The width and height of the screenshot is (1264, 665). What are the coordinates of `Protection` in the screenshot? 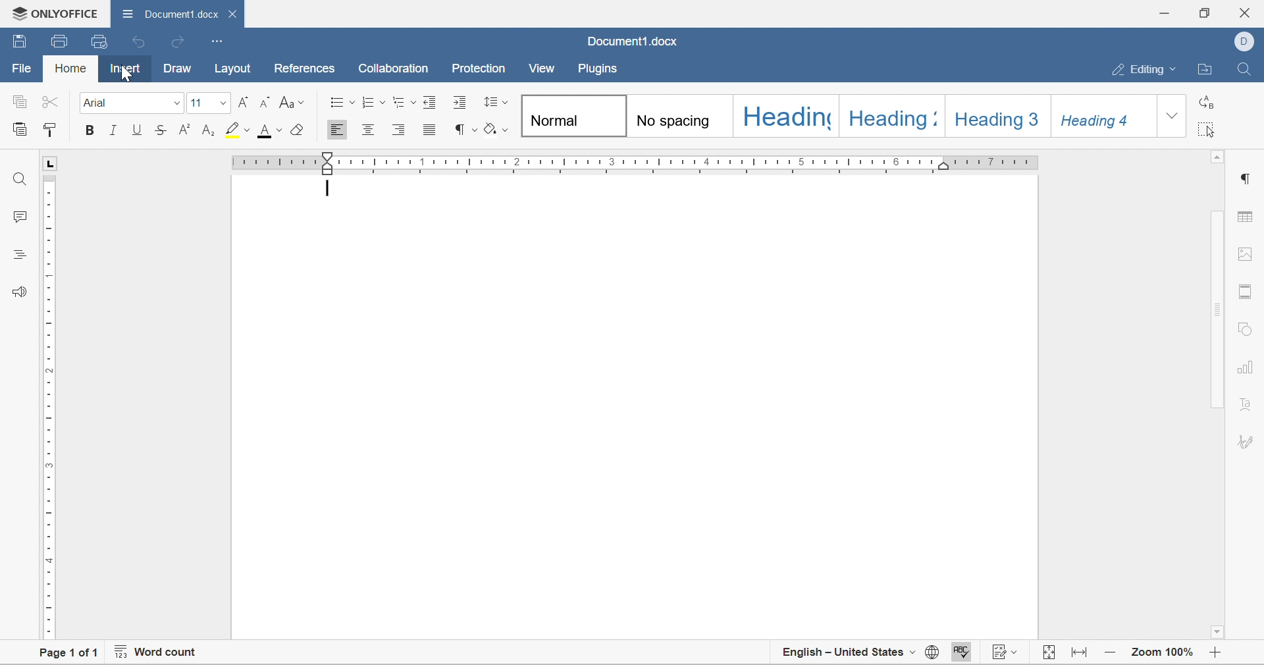 It's located at (477, 69).